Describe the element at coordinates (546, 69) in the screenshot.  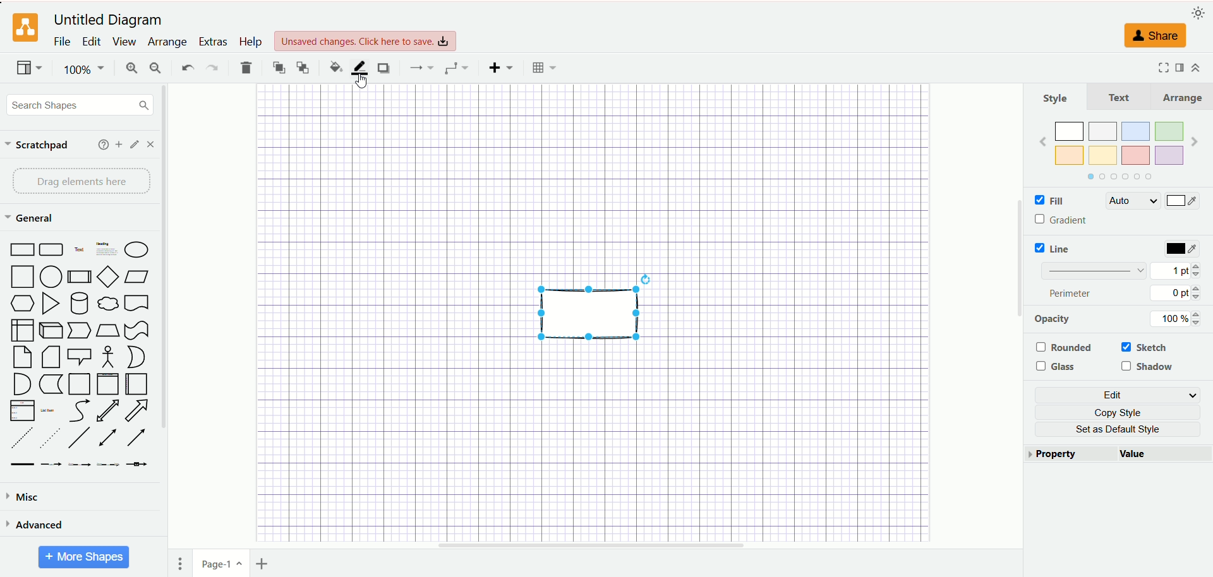
I see `table` at that location.